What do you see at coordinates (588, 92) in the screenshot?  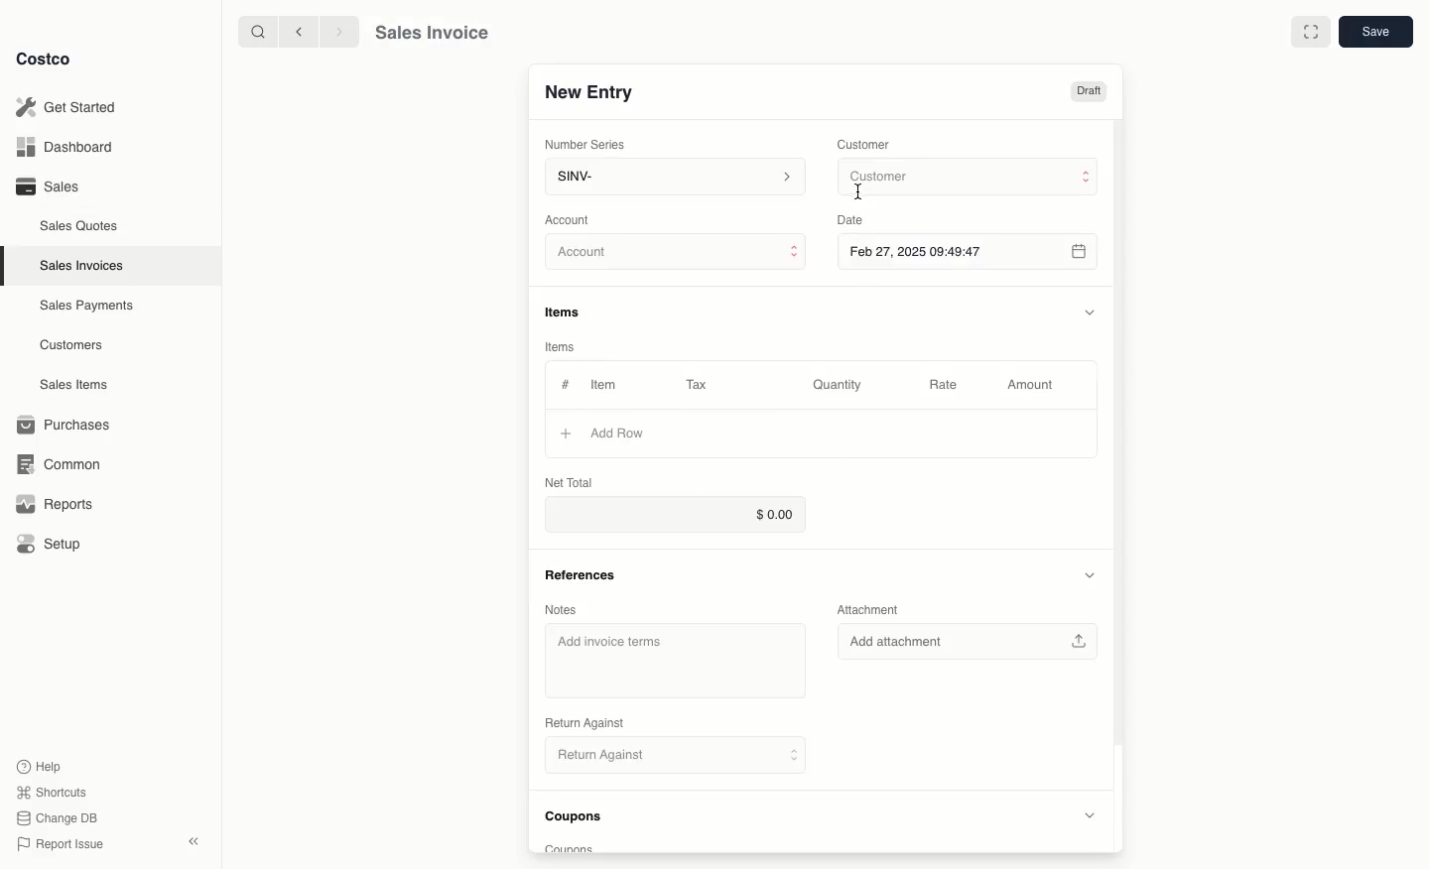 I see `New Entry` at bounding box center [588, 92].